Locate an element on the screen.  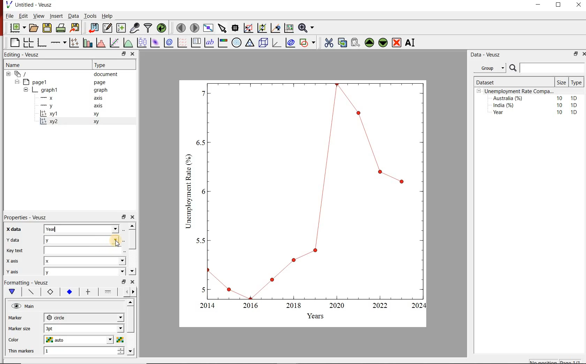
close is located at coordinates (133, 217).